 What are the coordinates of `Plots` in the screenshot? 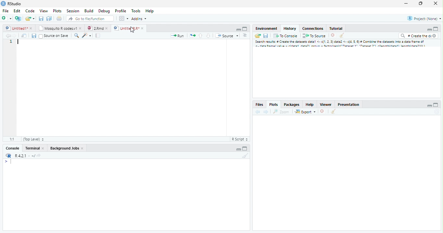 It's located at (273, 104).